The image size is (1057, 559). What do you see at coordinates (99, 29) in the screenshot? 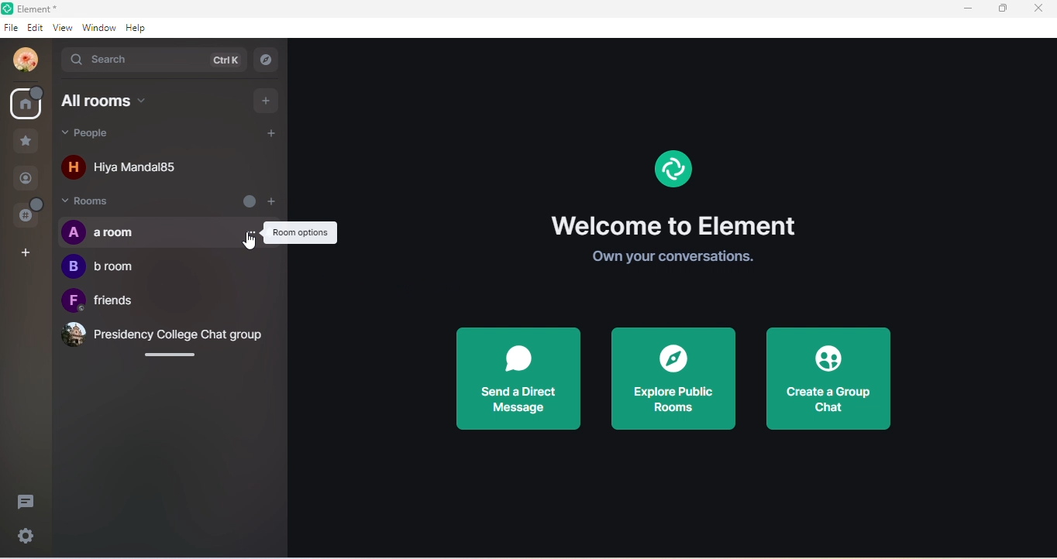
I see `window` at bounding box center [99, 29].